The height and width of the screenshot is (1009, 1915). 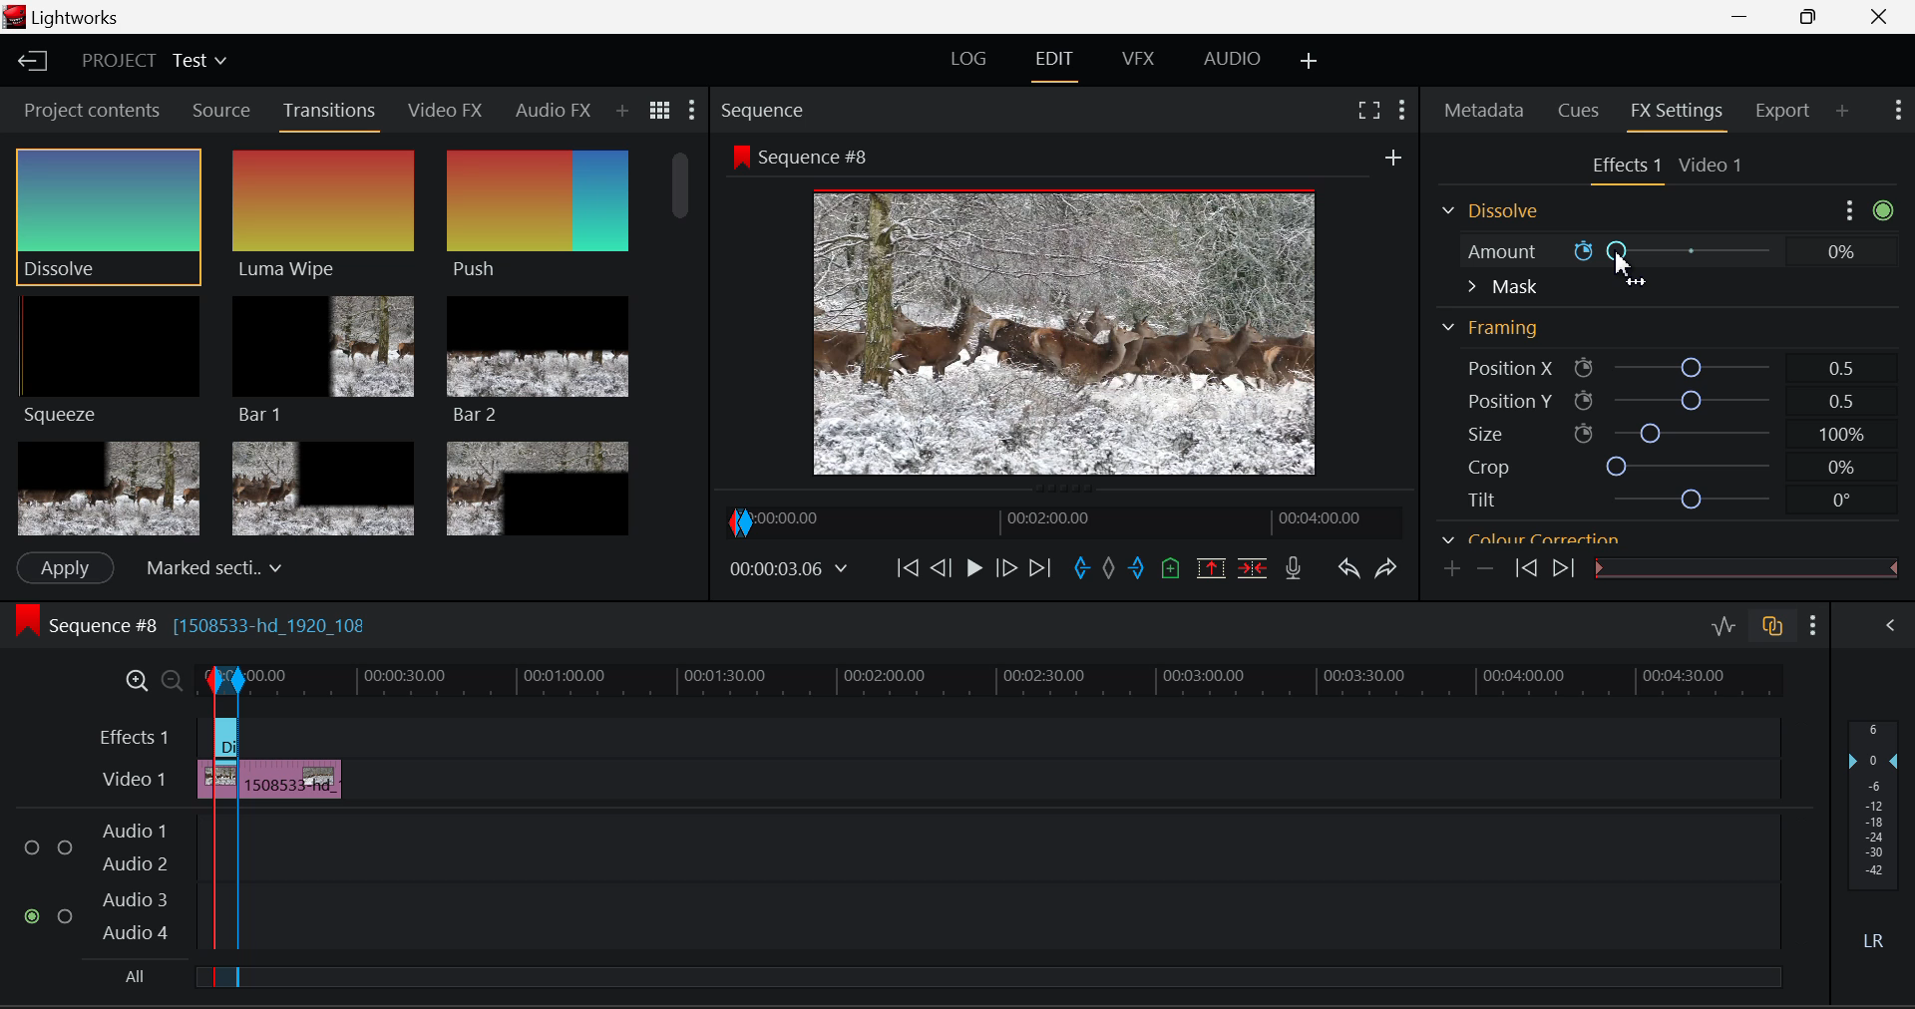 I want to click on Project Timeline Navigator, so click(x=1060, y=520).